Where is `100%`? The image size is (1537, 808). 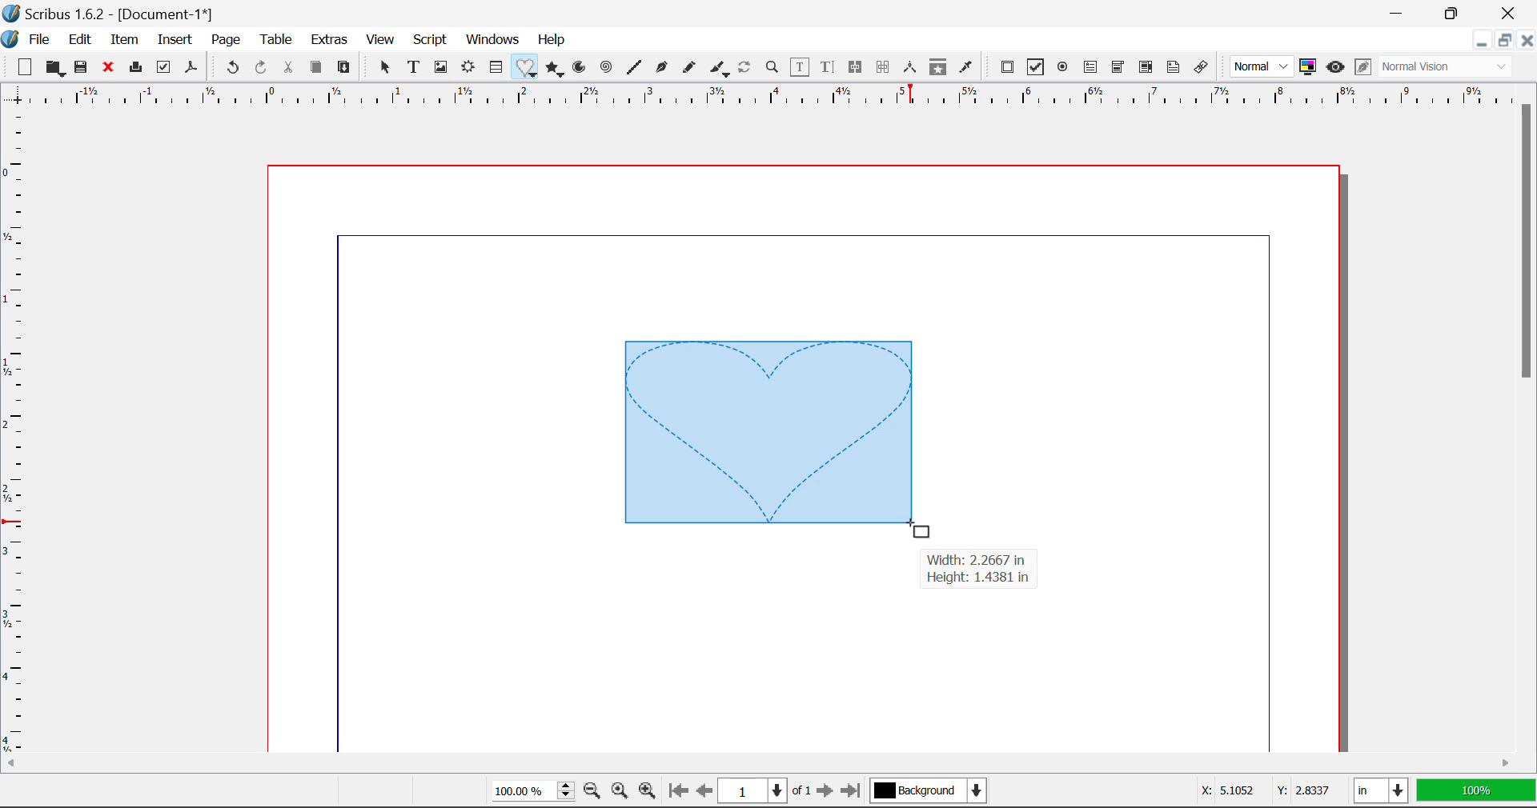
100% is located at coordinates (1475, 792).